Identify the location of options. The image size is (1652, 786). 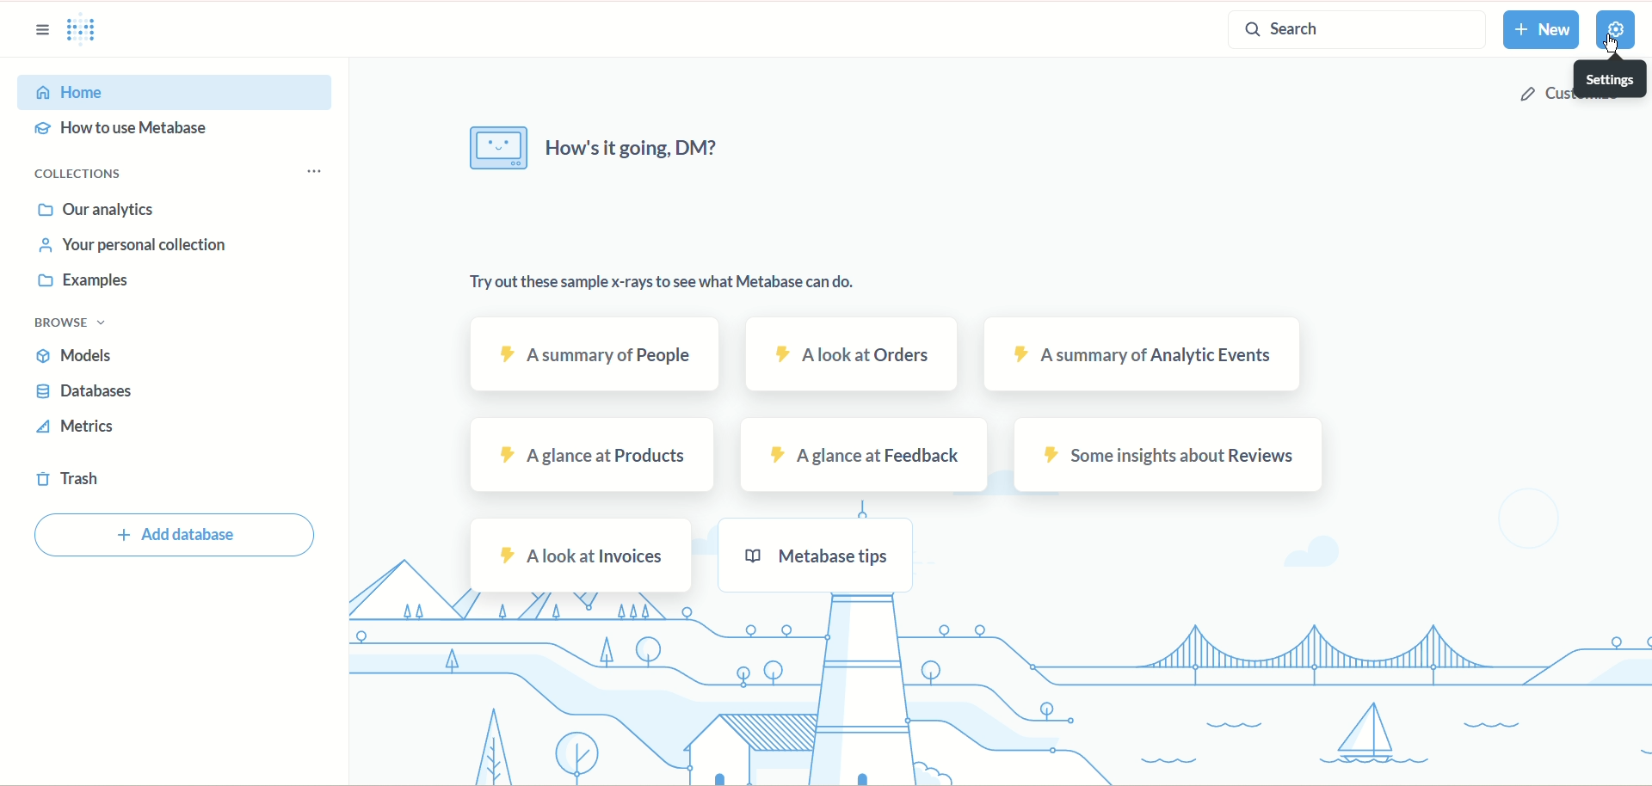
(312, 175).